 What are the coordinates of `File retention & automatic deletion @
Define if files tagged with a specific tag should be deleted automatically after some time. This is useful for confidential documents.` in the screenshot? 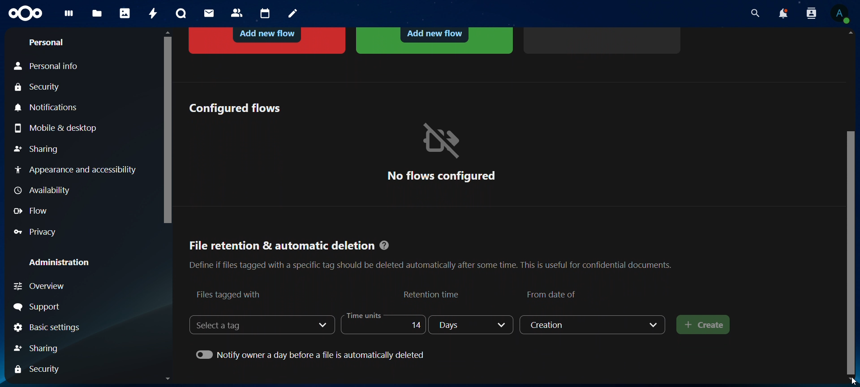 It's located at (430, 252).